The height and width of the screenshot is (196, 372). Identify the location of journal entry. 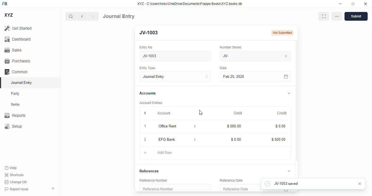
(119, 16).